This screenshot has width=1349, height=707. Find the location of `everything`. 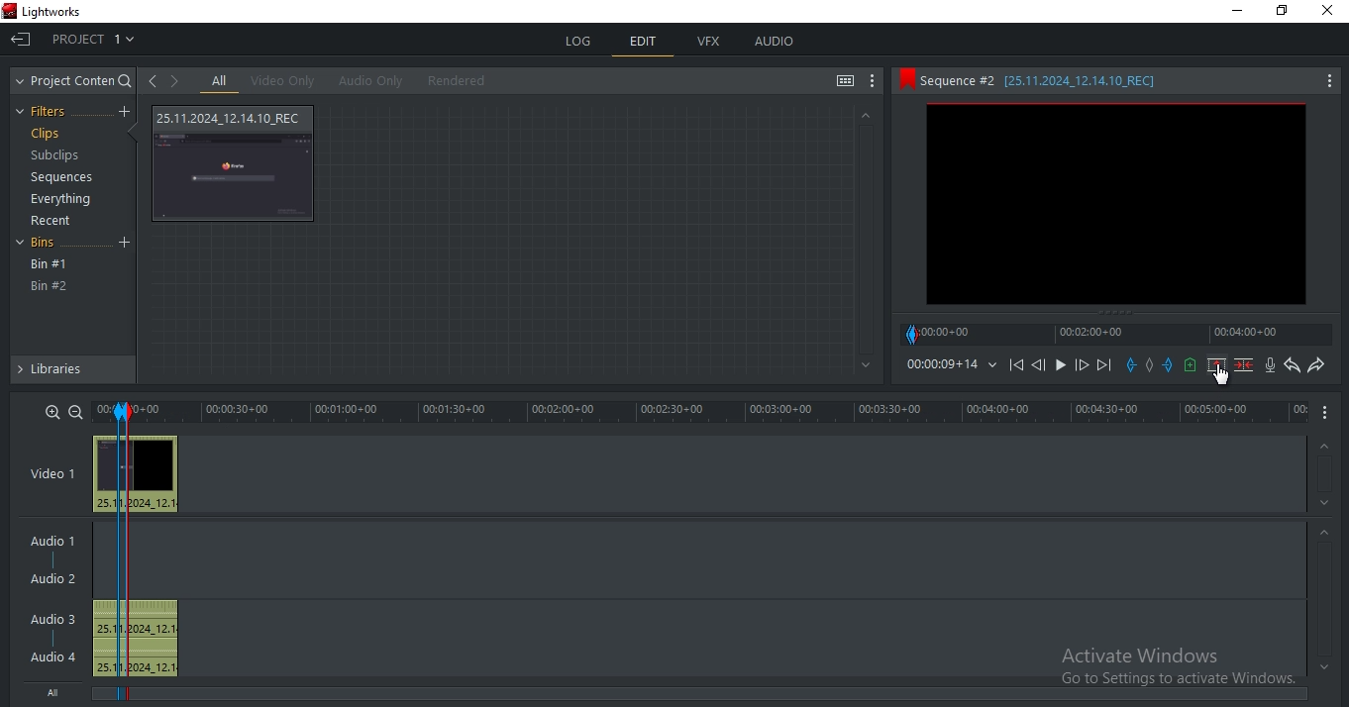

everything is located at coordinates (64, 198).